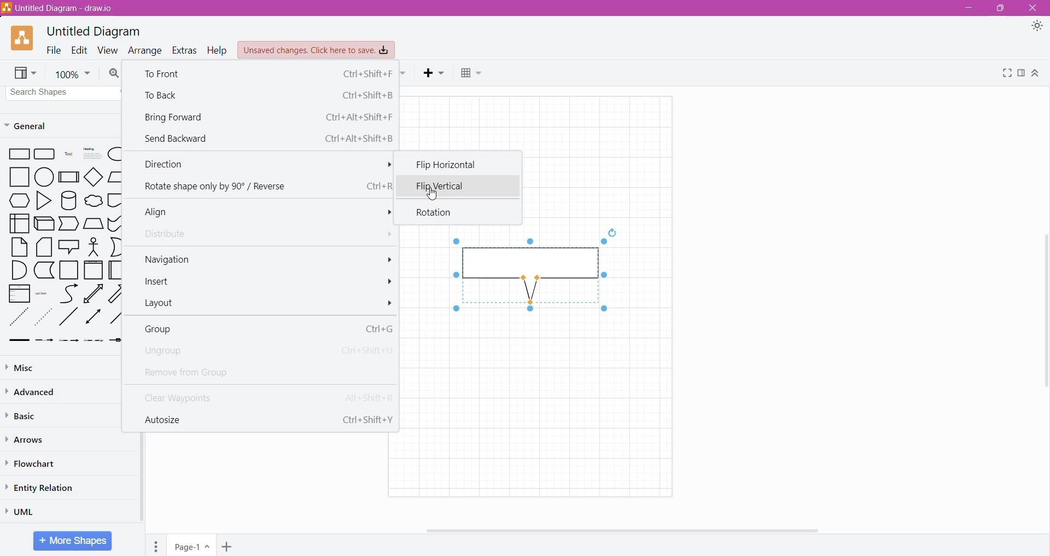 This screenshot has width=1050, height=556. What do you see at coordinates (430, 194) in the screenshot?
I see `Cursor on Flip vertical` at bounding box center [430, 194].